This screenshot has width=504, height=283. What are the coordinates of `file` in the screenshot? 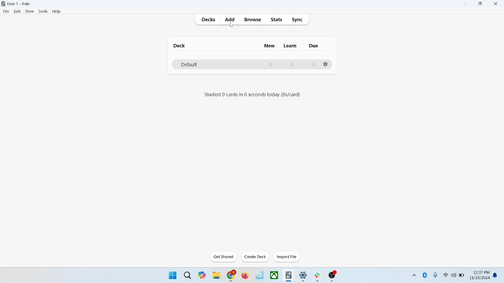 It's located at (6, 11).